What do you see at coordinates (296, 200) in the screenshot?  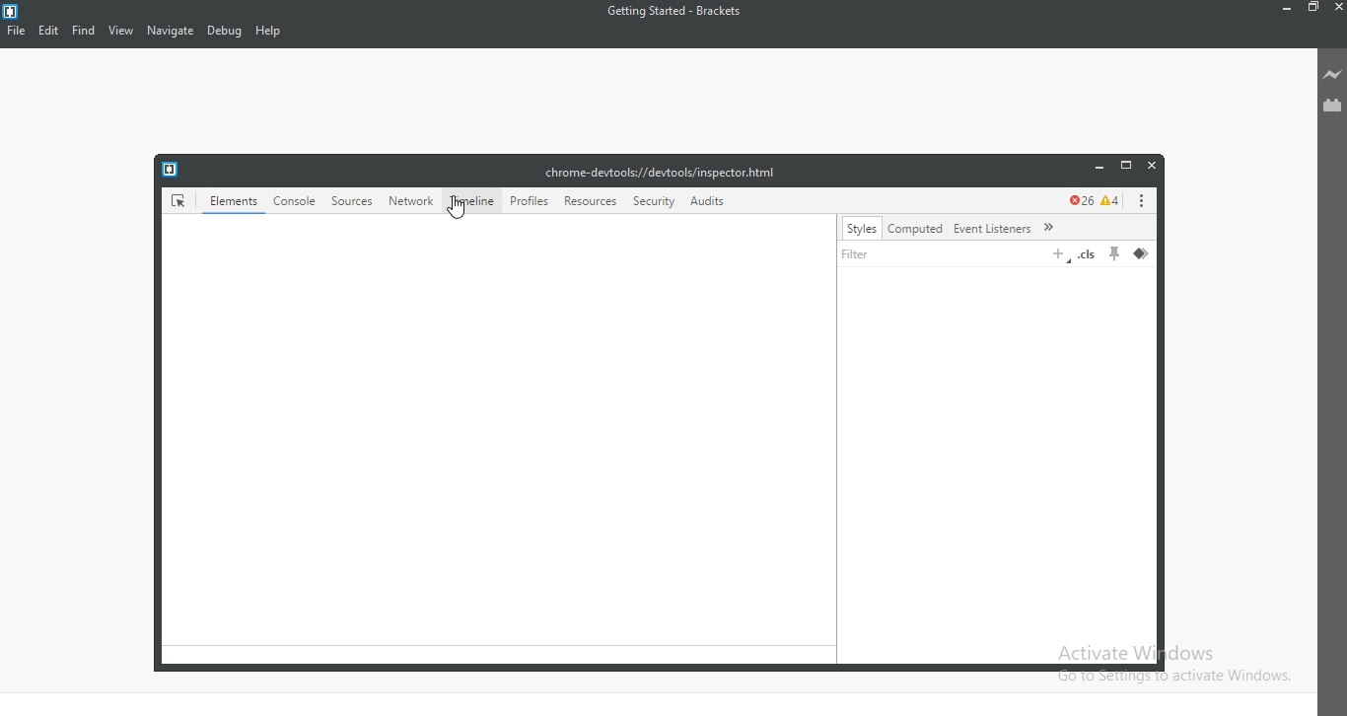 I see `console` at bounding box center [296, 200].